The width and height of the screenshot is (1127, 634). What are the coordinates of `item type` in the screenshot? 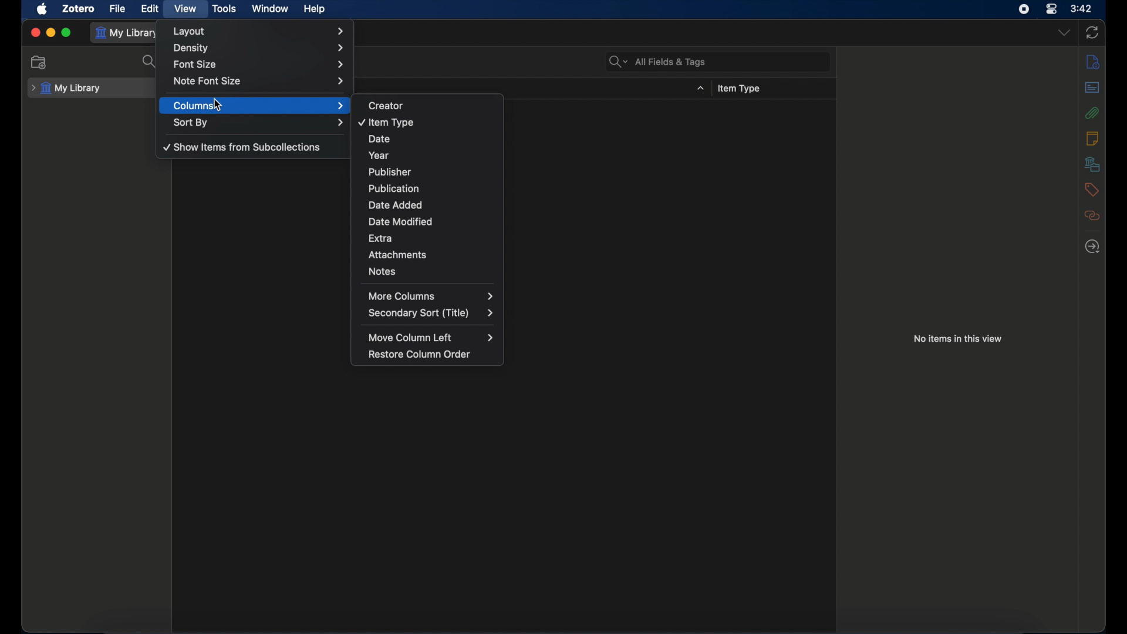 It's located at (740, 88).